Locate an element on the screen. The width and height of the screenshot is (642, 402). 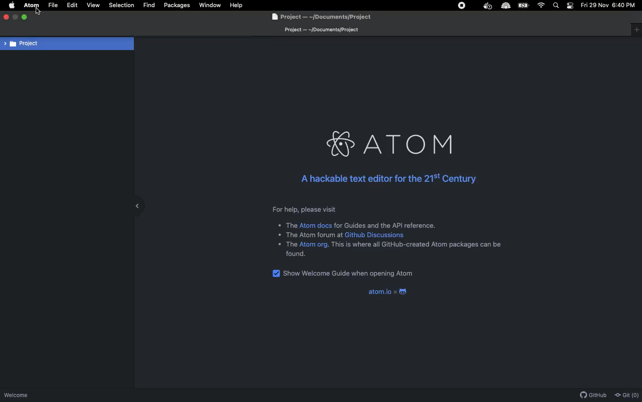
Notification is located at coordinates (570, 5).